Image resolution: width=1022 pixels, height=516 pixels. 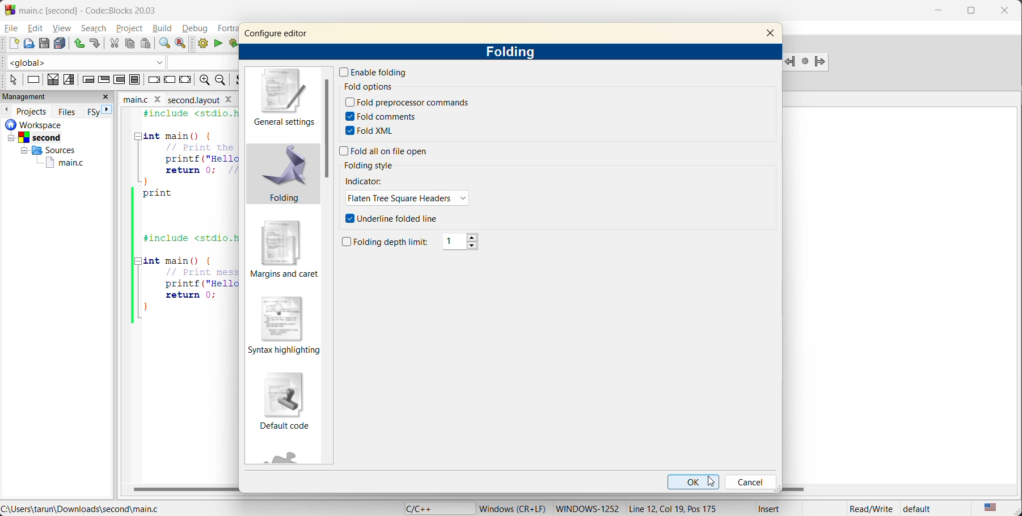 I want to click on code completion compiler, so click(x=117, y=61).